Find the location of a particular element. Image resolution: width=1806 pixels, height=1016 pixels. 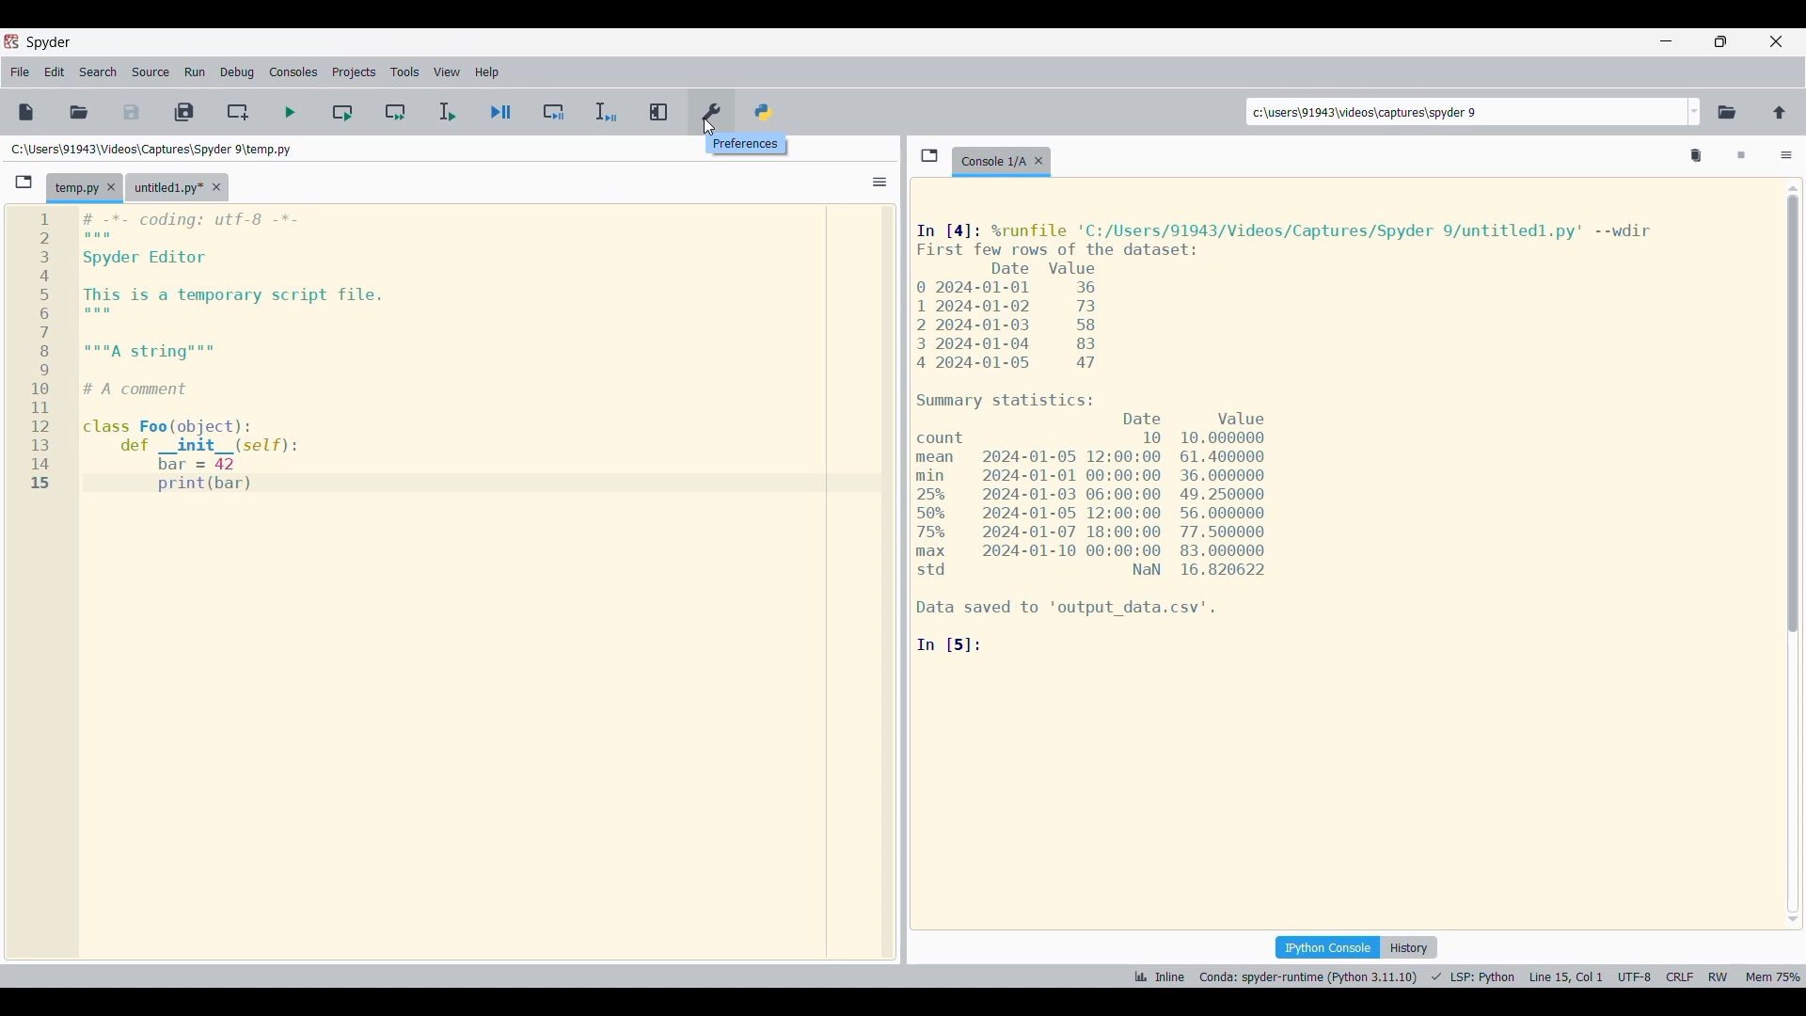

File location is located at coordinates (153, 149).